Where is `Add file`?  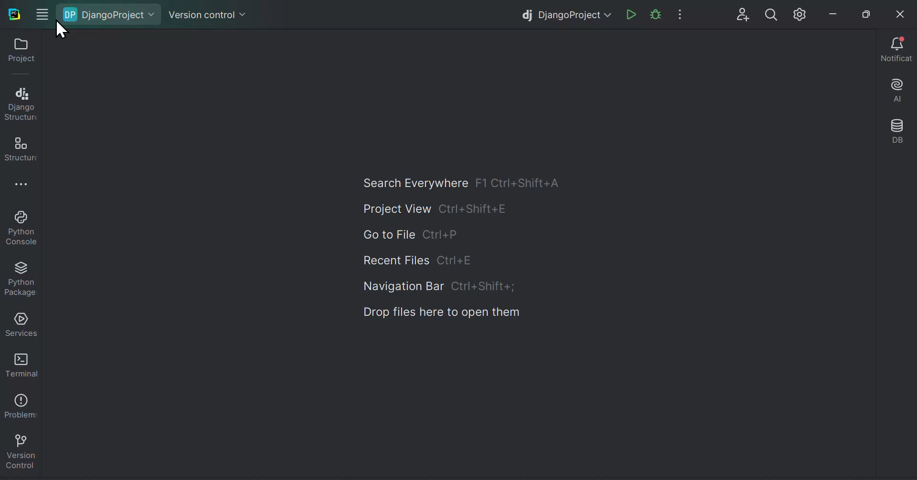 Add file is located at coordinates (738, 13).